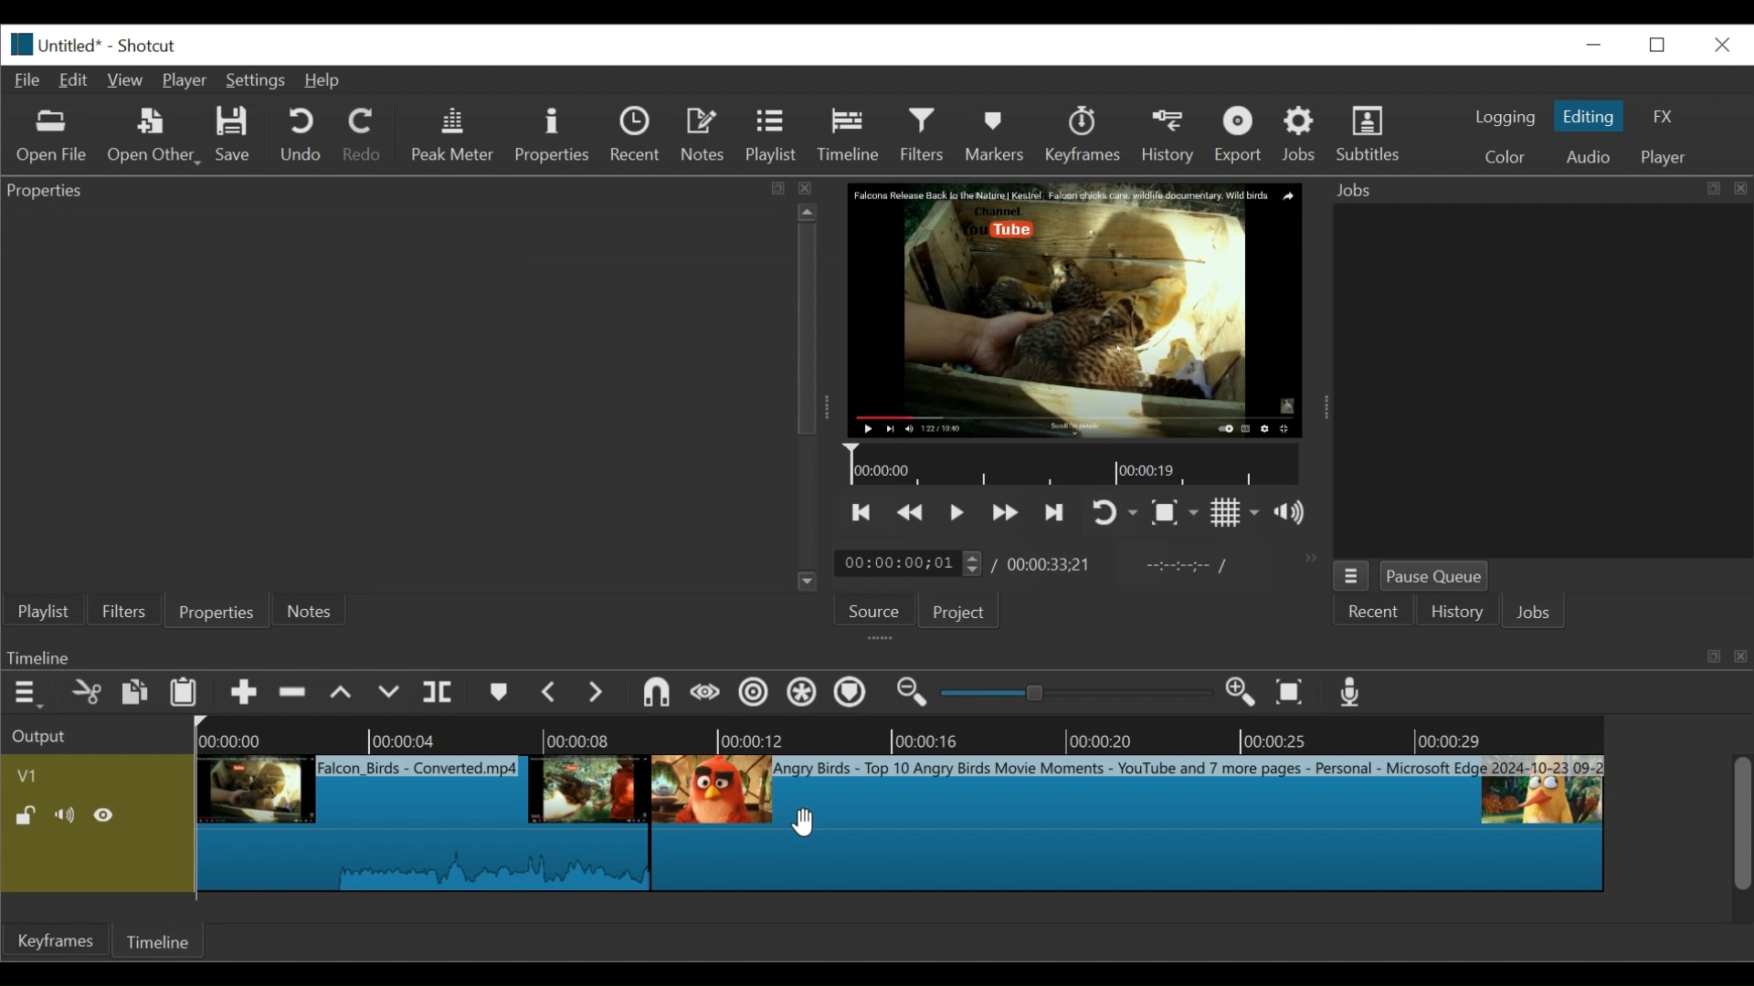  Describe the element at coordinates (550, 693) in the screenshot. I see `Previous Marker` at that location.